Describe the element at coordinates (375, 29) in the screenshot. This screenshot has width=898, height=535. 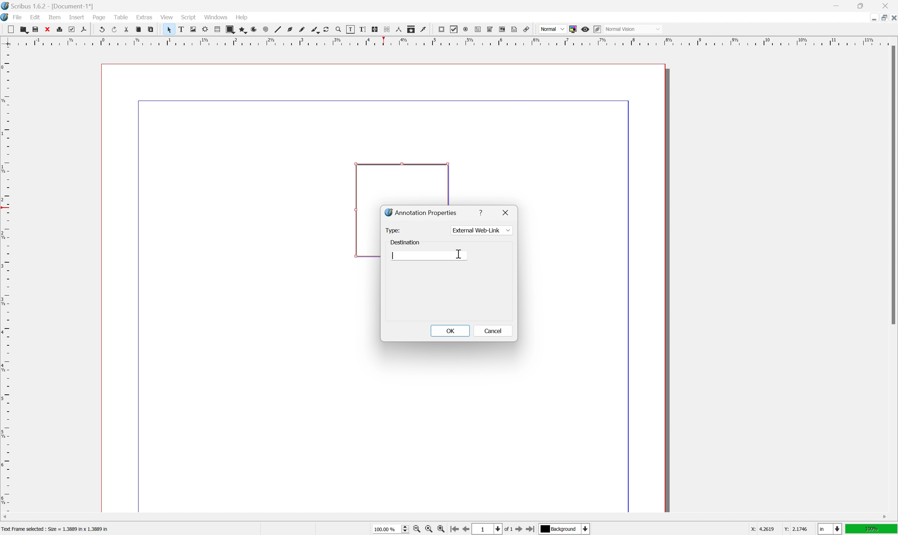
I see `link text frames` at that location.